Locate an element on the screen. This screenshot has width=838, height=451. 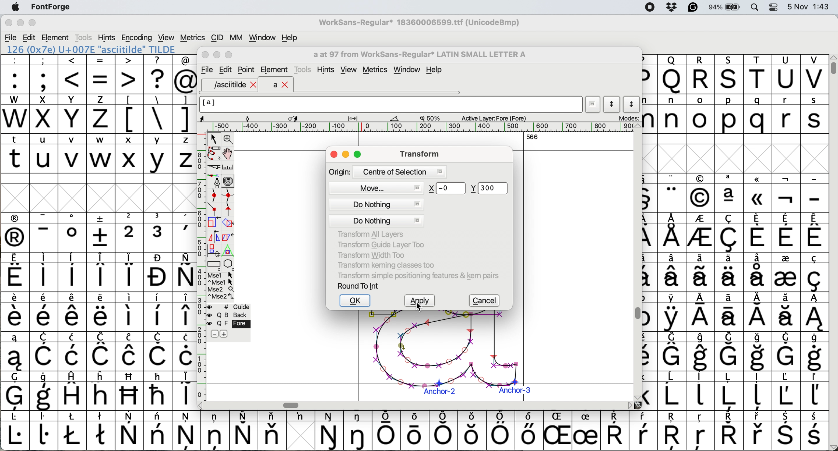
symbol is located at coordinates (815, 431).